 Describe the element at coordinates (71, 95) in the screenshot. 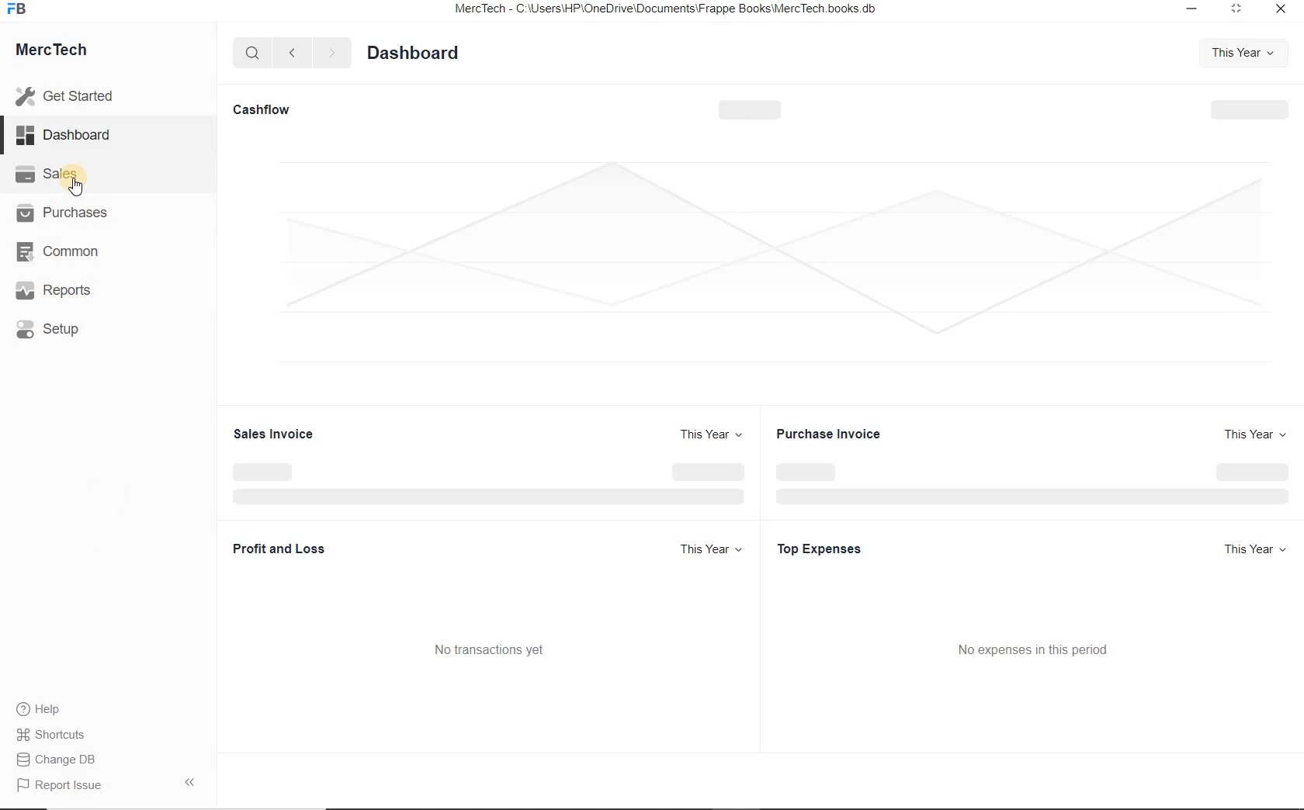

I see `Get Started` at that location.